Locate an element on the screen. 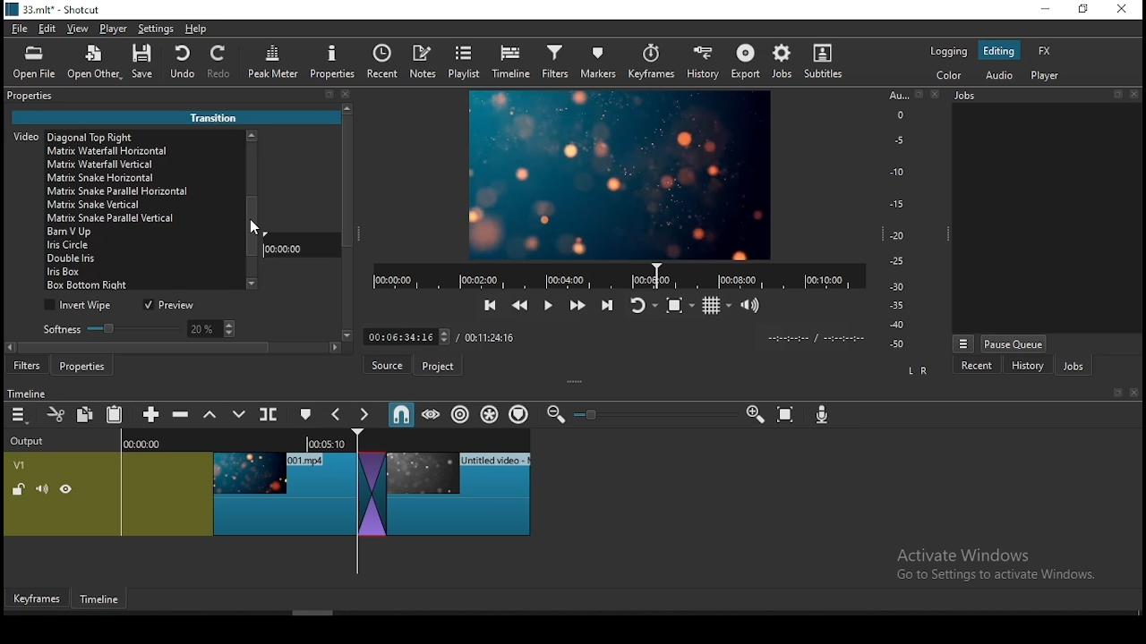   is located at coordinates (934, 95).